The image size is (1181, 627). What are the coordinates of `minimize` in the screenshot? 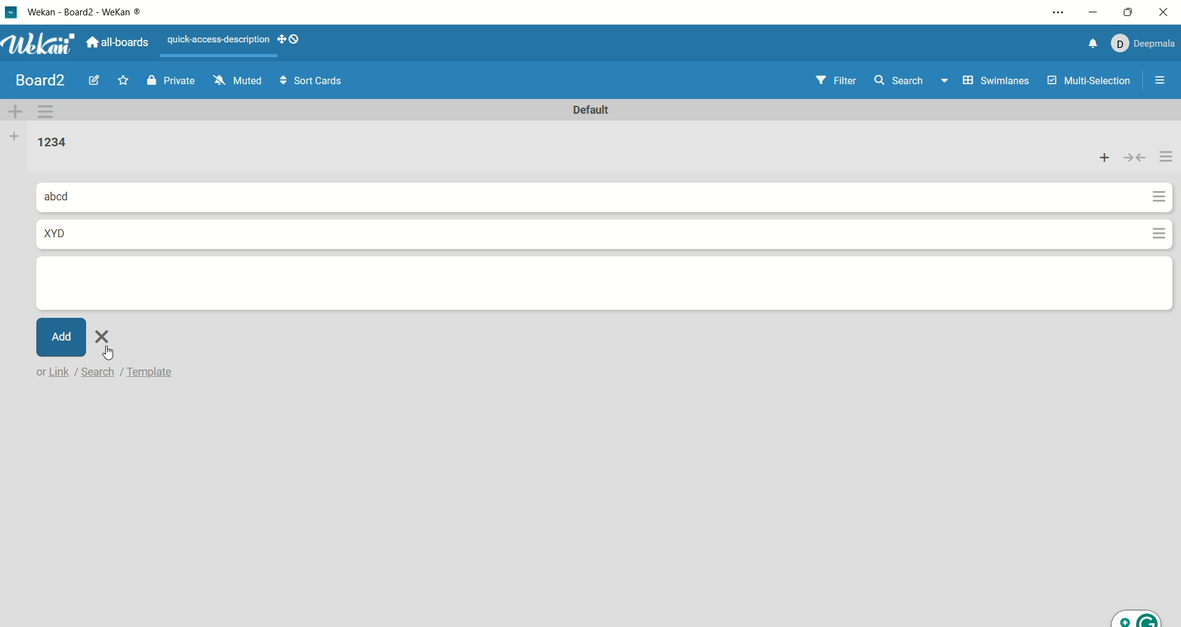 It's located at (1091, 14).